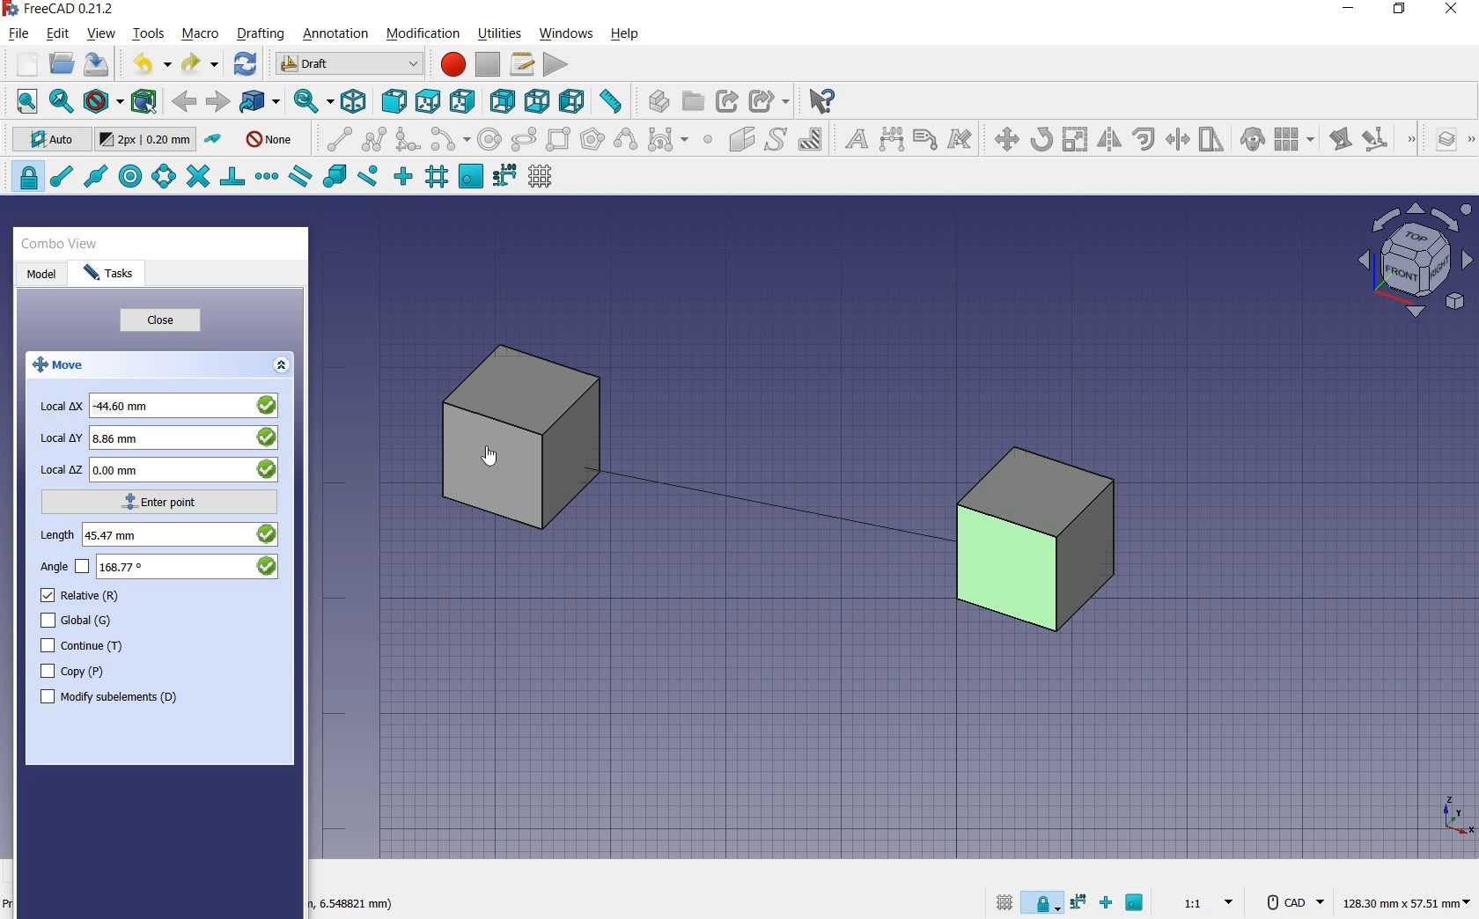 Image resolution: width=1479 pixels, height=919 pixels. What do you see at coordinates (423, 33) in the screenshot?
I see `modification` at bounding box center [423, 33].